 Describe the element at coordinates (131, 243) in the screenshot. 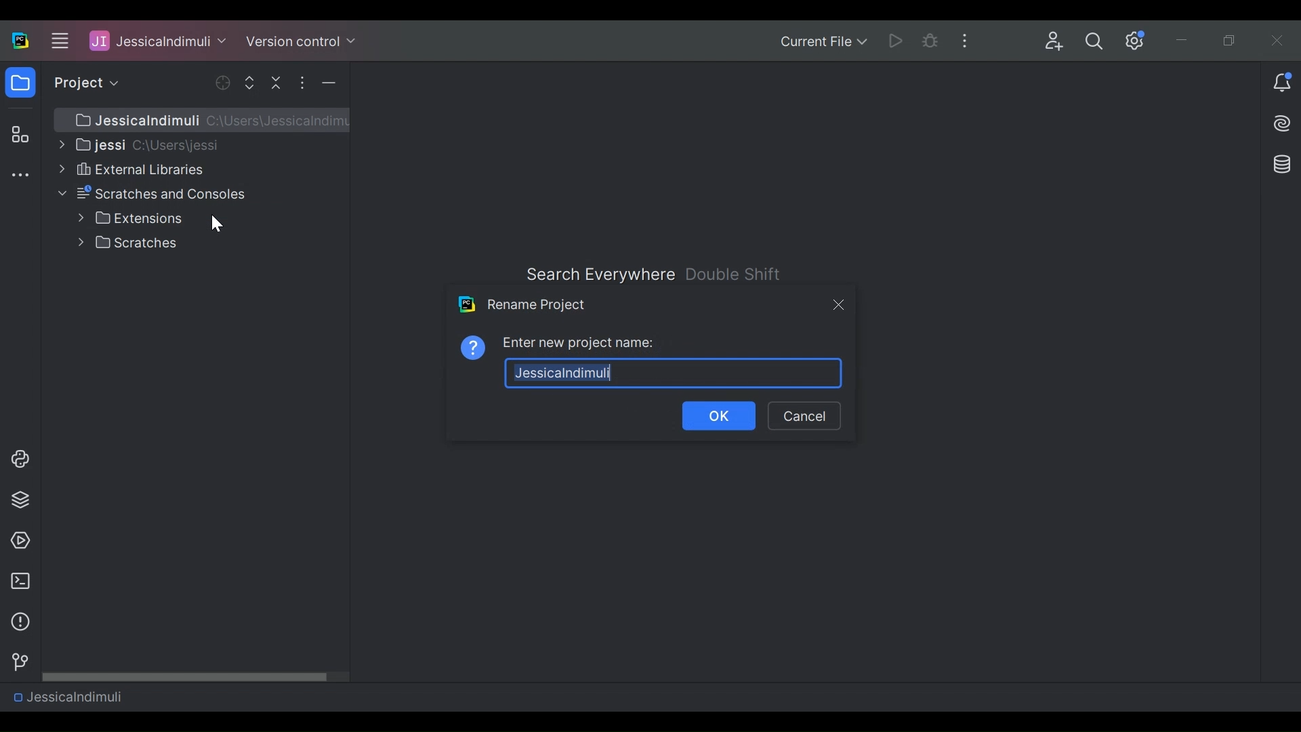

I see `Scratches` at that location.